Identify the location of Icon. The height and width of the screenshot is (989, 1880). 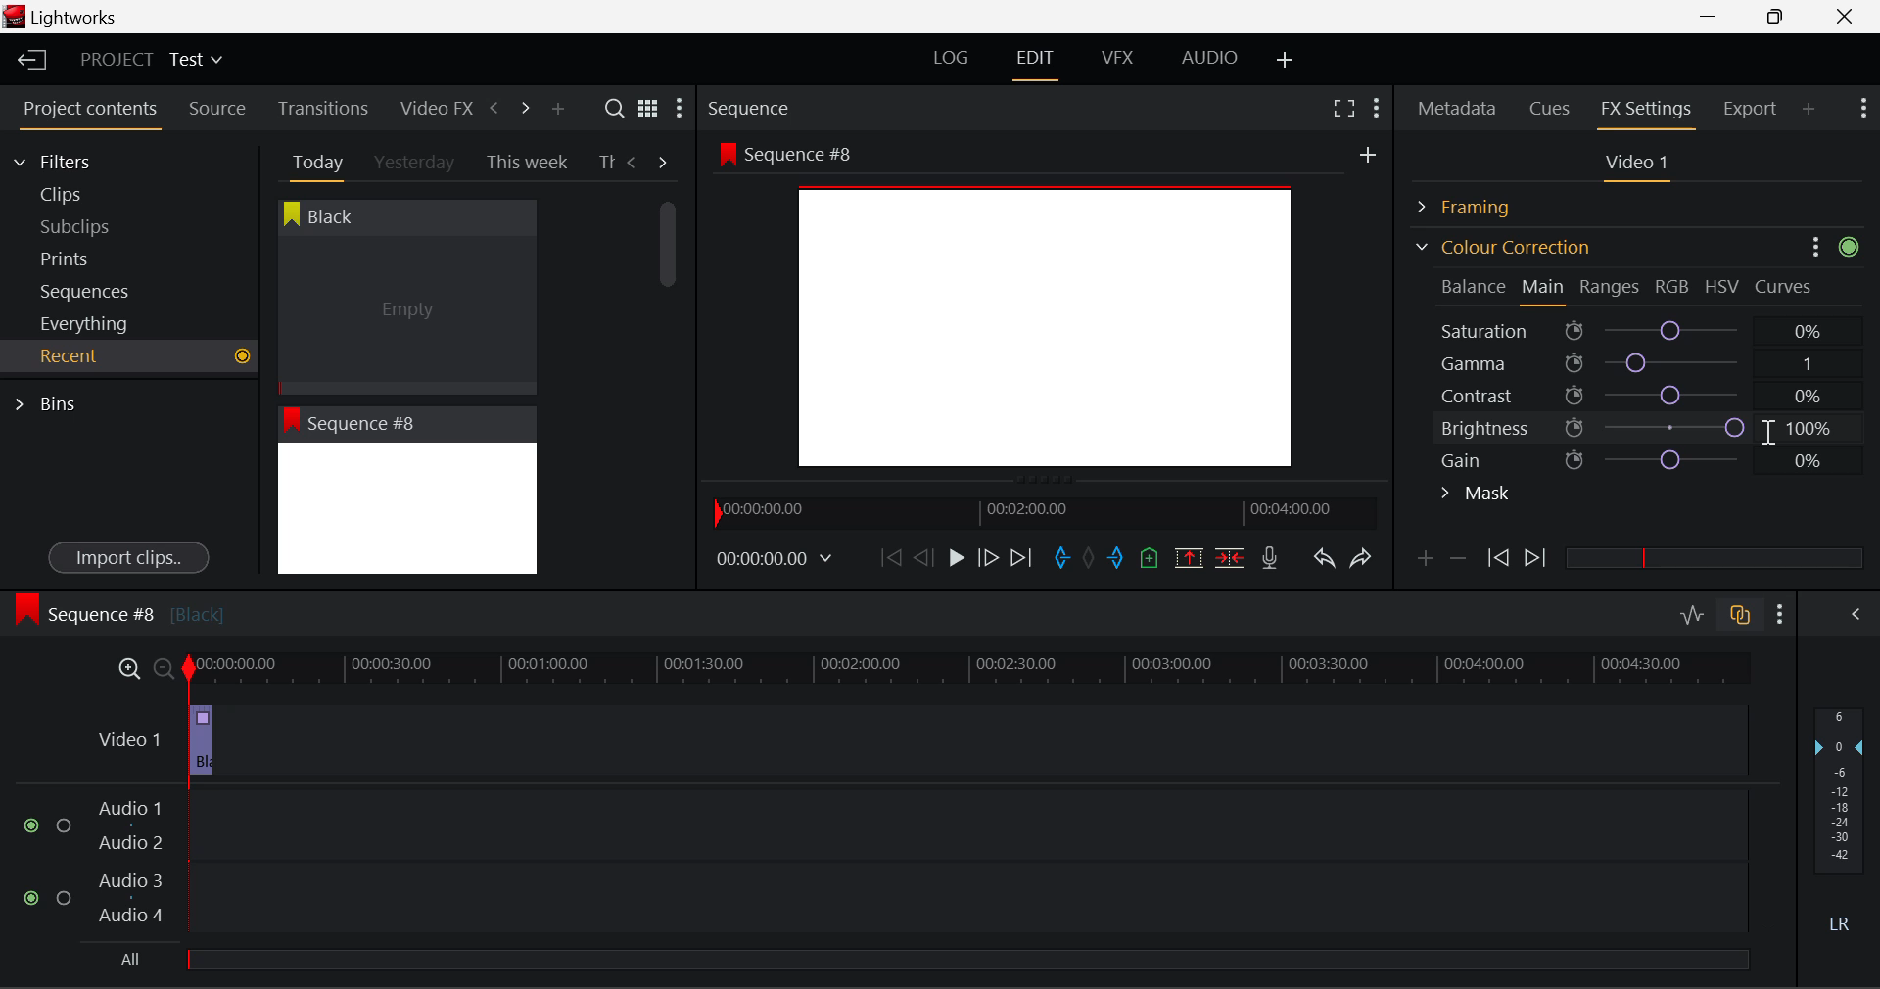
(1854, 249).